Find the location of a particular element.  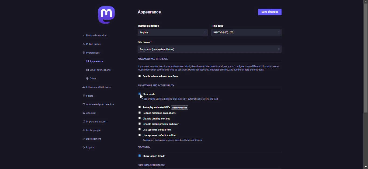

appearance is located at coordinates (149, 13).